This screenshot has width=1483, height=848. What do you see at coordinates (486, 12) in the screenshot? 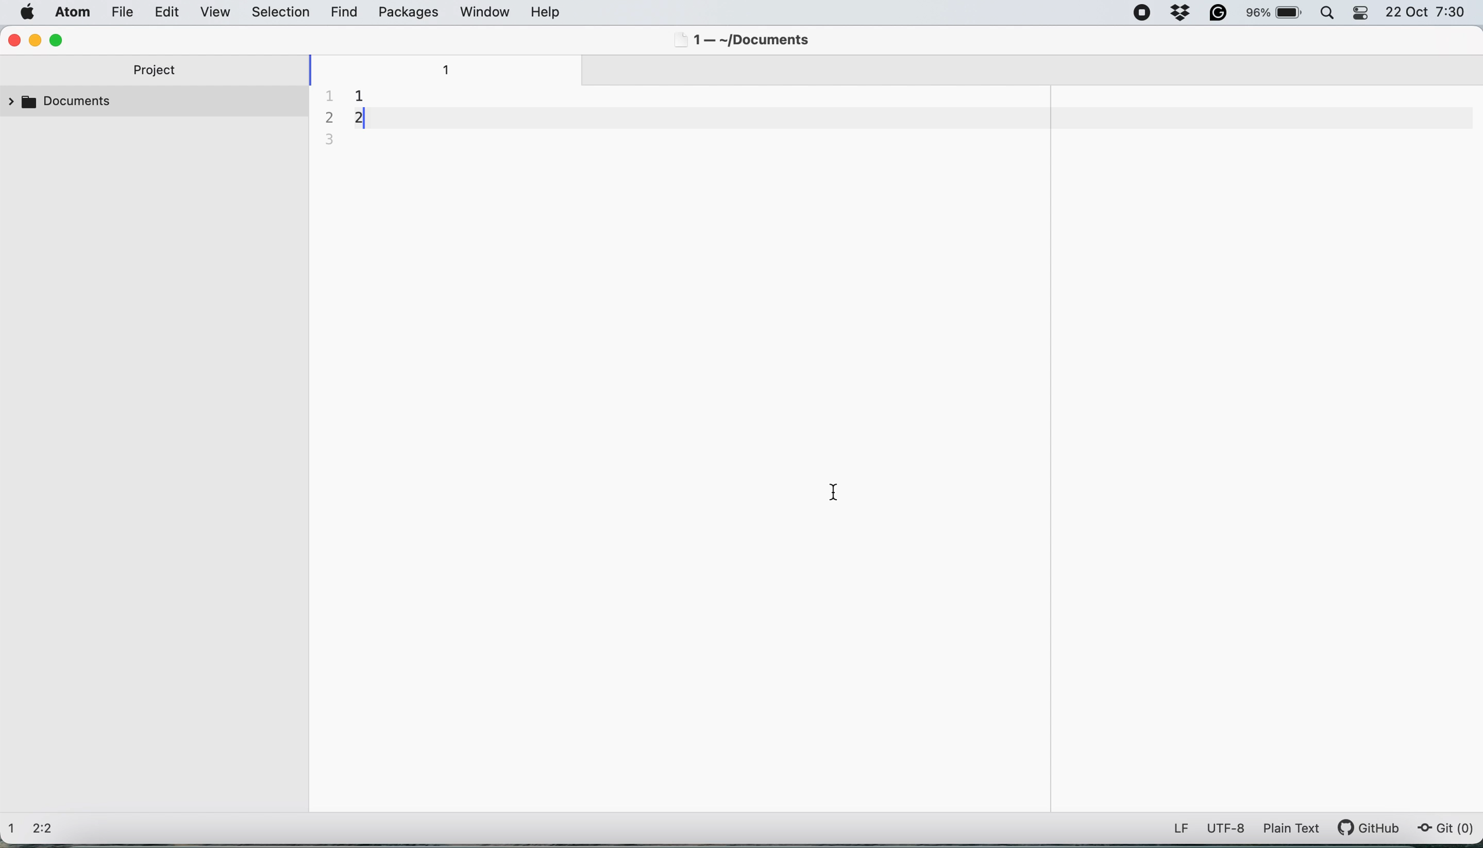
I see `window` at bounding box center [486, 12].